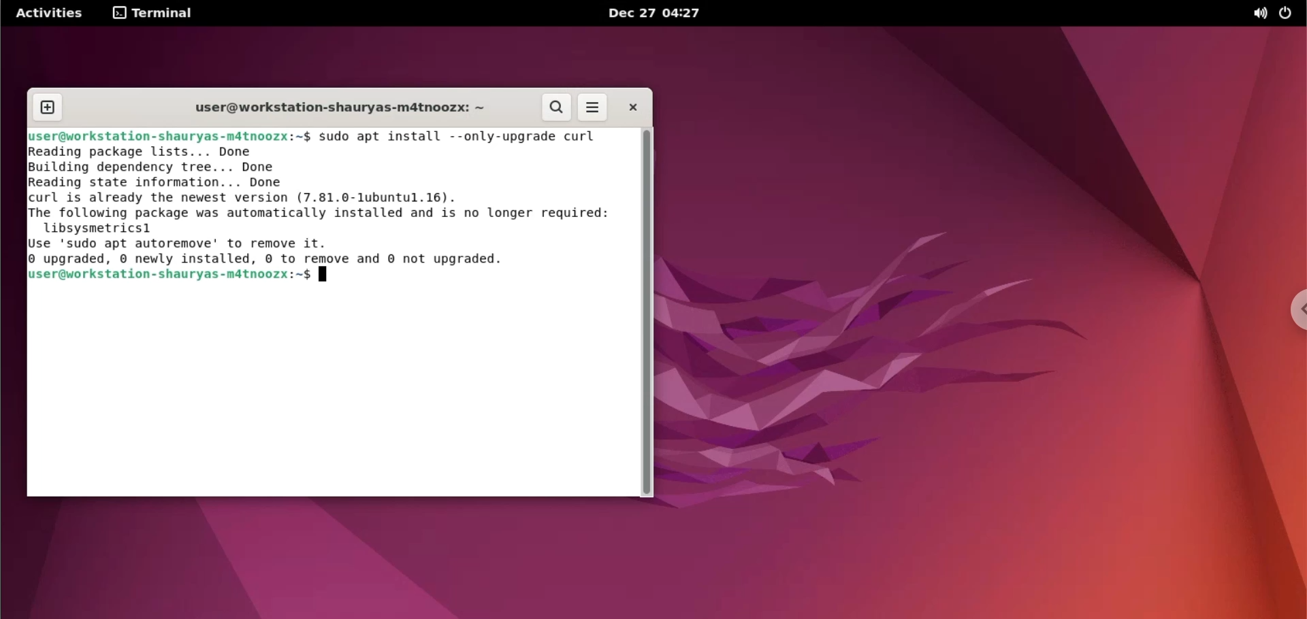  I want to click on Activities, so click(50, 12).